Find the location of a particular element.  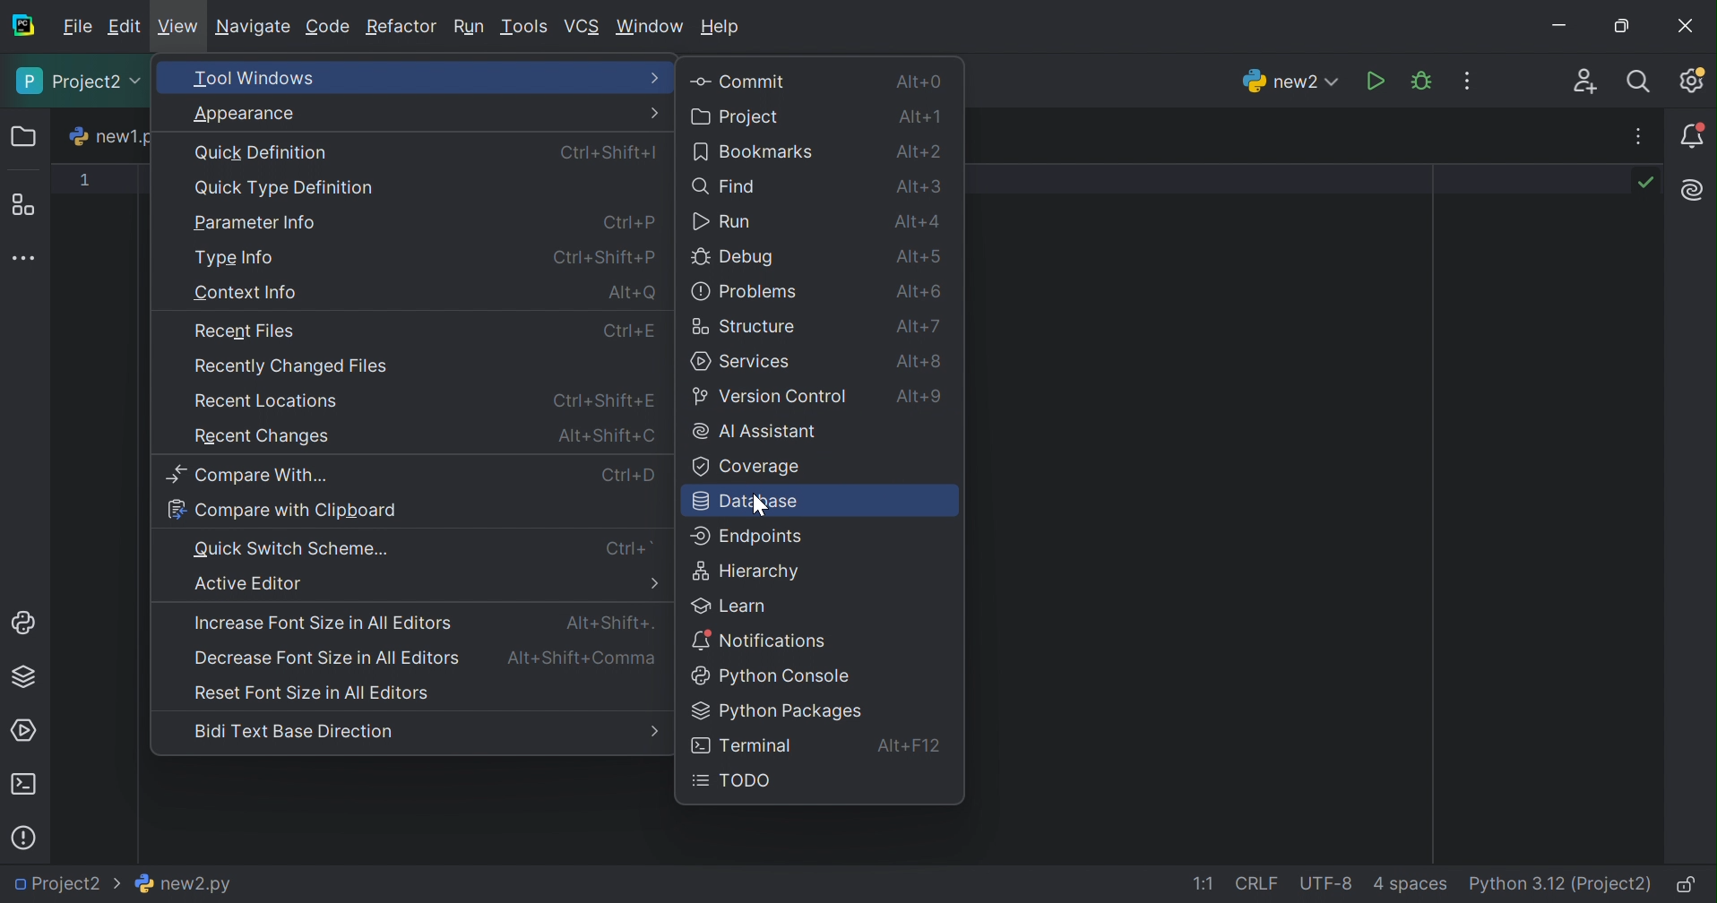

Alt+4 is located at coordinates (914, 220).